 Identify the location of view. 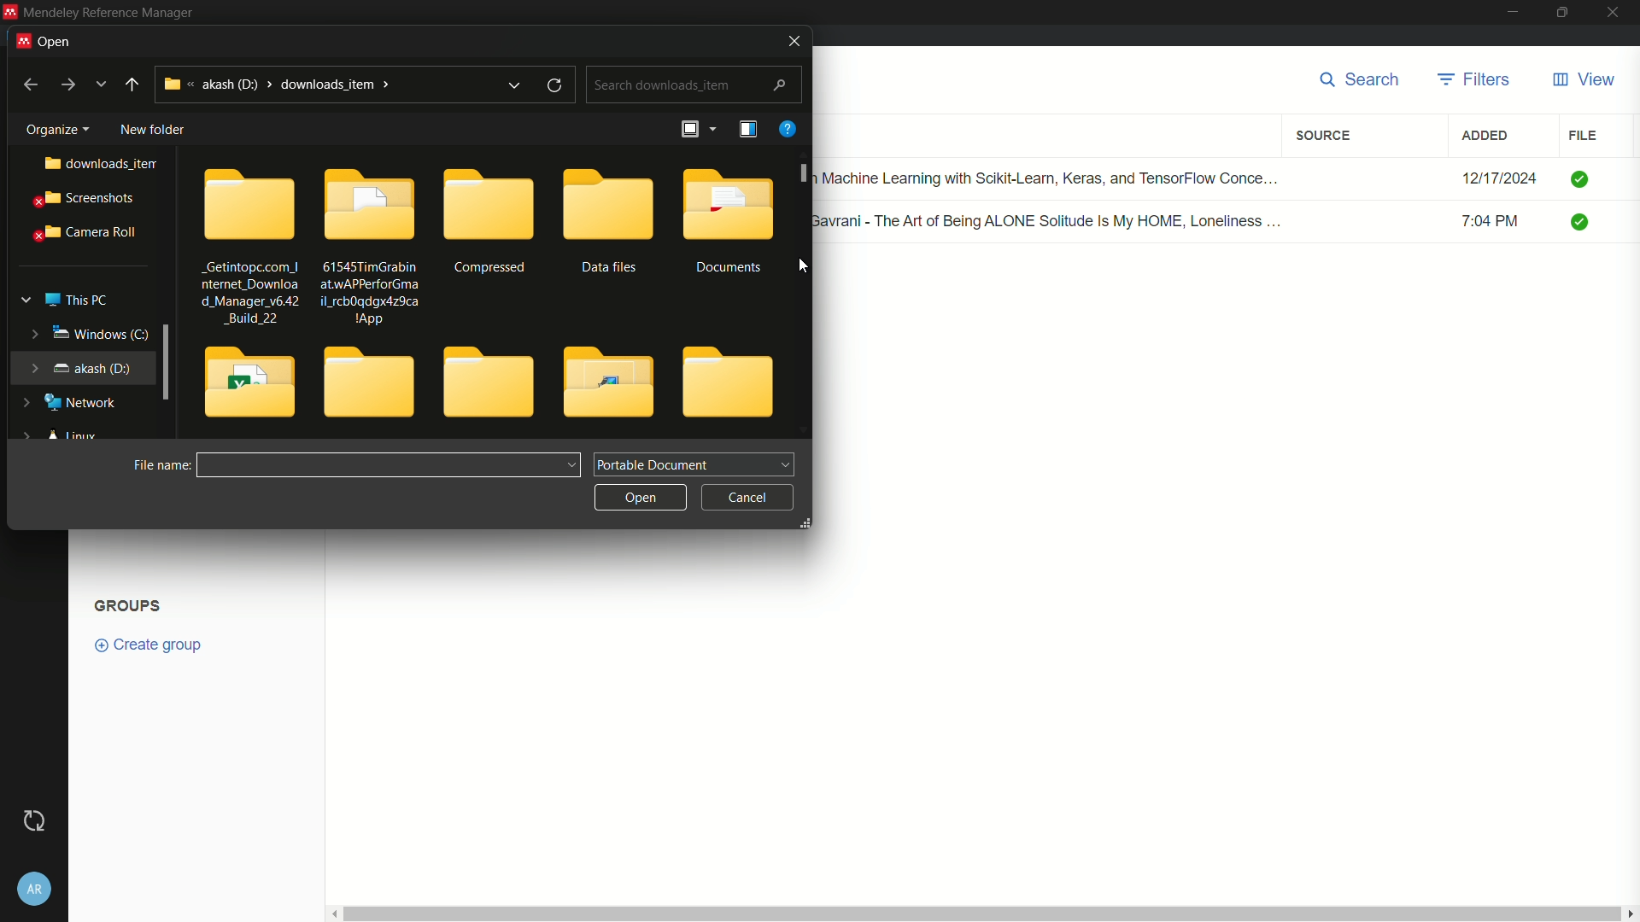
(1583, 80).